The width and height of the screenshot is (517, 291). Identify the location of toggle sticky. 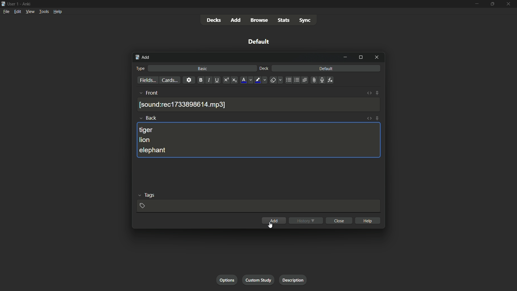
(377, 93).